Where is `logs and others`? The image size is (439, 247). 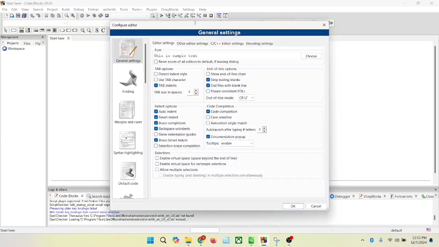
logs and others is located at coordinates (60, 190).